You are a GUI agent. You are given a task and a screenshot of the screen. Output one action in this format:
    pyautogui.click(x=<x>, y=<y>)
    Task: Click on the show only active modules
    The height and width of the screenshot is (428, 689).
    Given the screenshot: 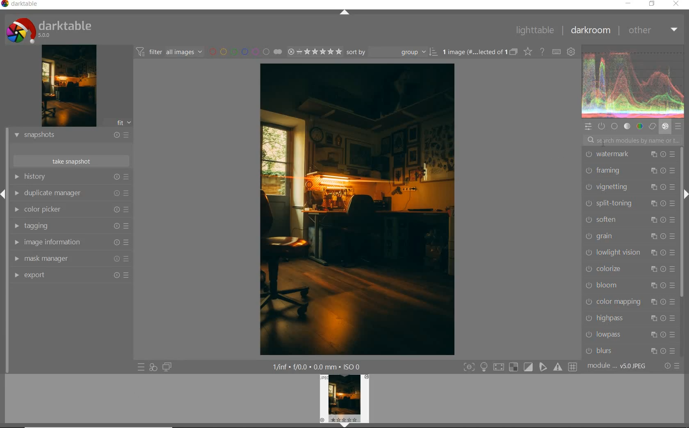 What is the action you would take?
    pyautogui.click(x=602, y=126)
    